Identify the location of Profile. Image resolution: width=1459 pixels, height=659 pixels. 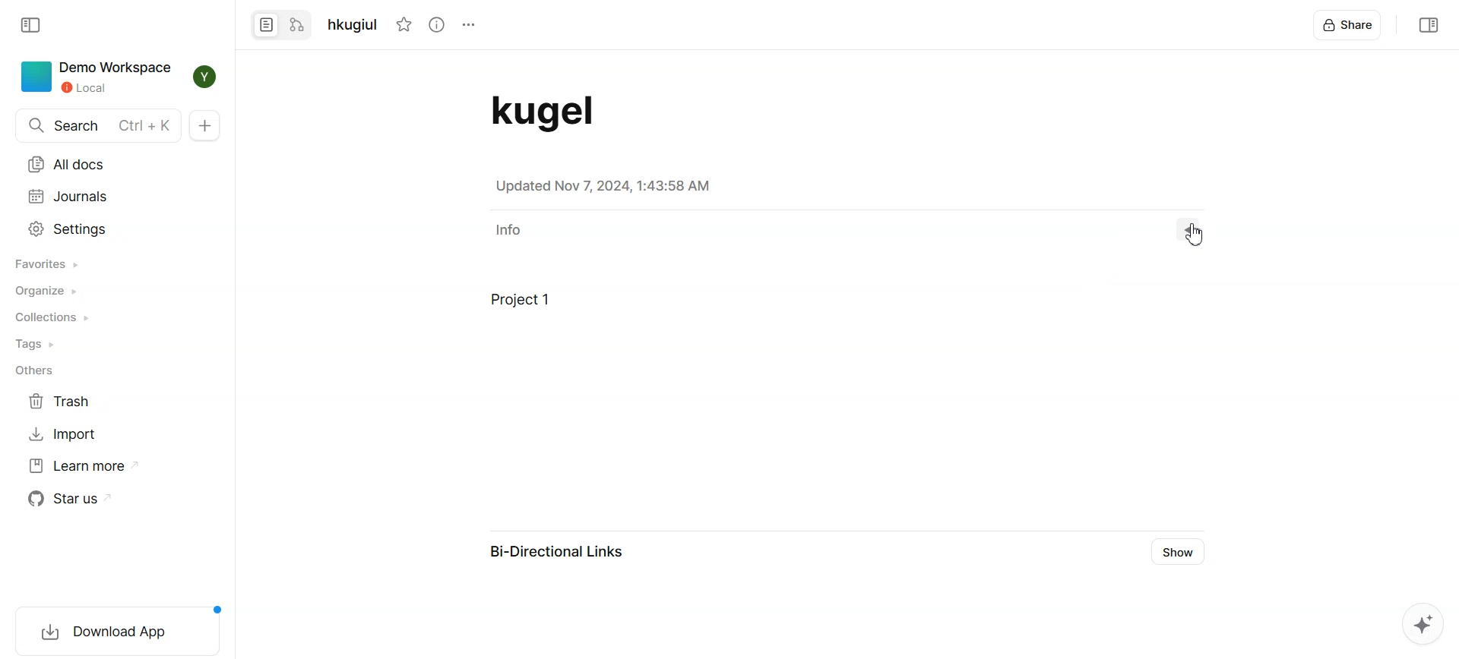
(204, 76).